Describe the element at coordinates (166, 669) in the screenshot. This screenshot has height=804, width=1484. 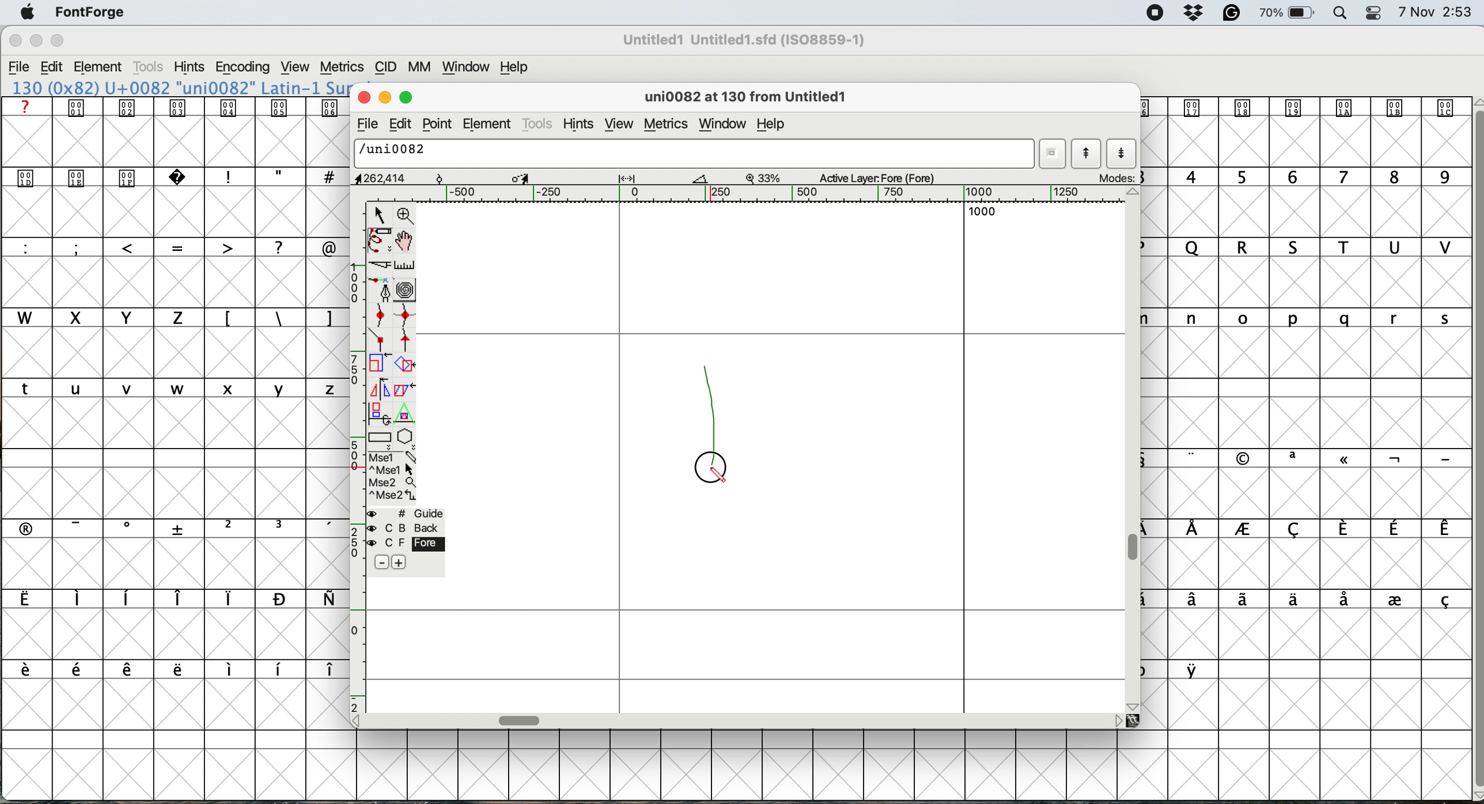
I see `special characters` at that location.